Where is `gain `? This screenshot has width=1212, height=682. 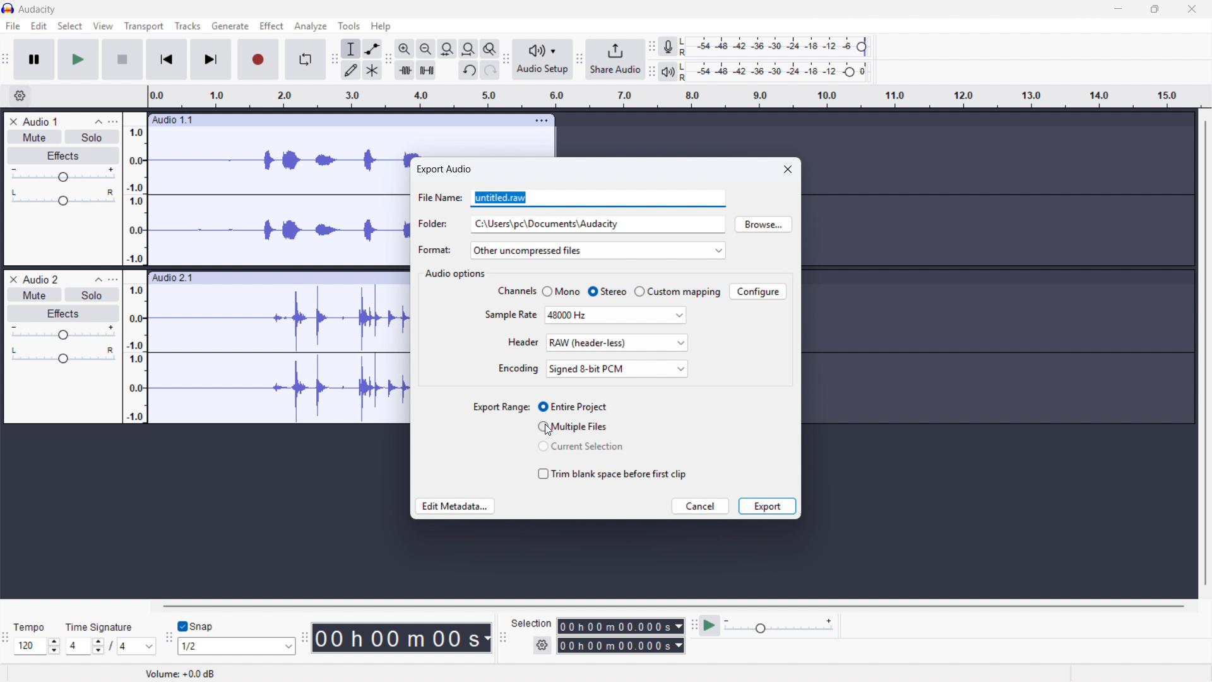
gain  is located at coordinates (63, 333).